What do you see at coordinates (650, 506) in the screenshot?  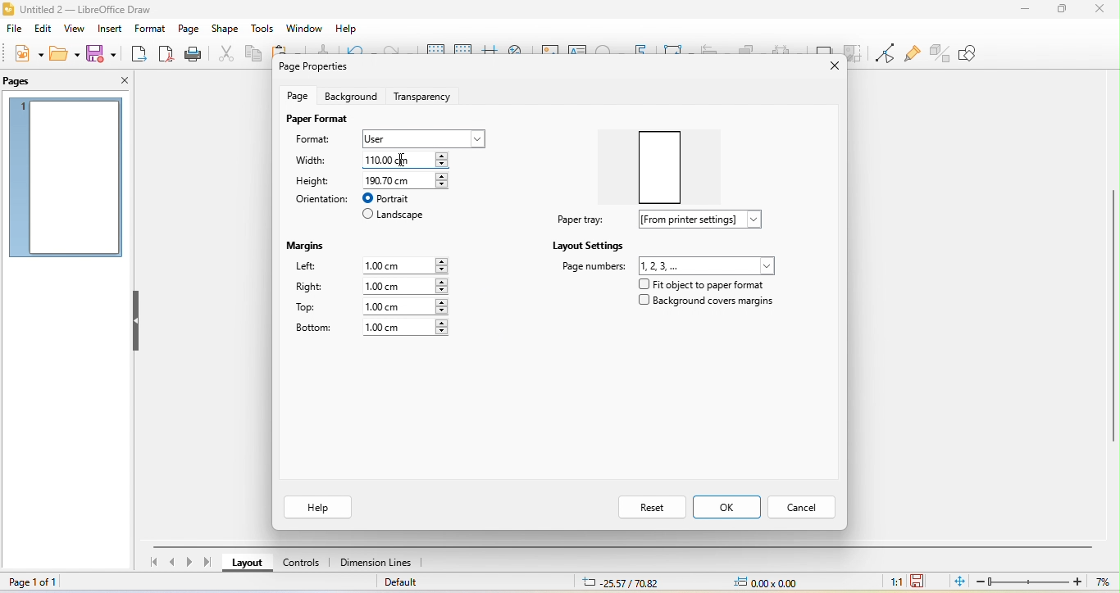 I see `reset` at bounding box center [650, 506].